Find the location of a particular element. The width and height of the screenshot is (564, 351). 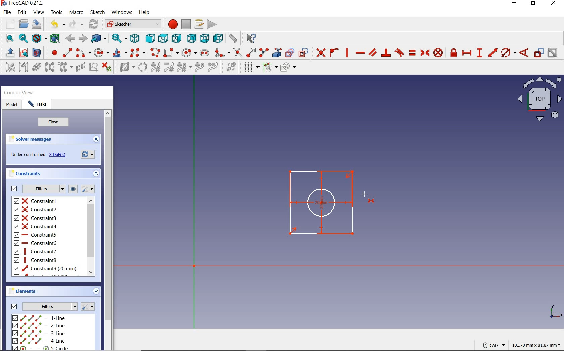

settings is located at coordinates (88, 189).